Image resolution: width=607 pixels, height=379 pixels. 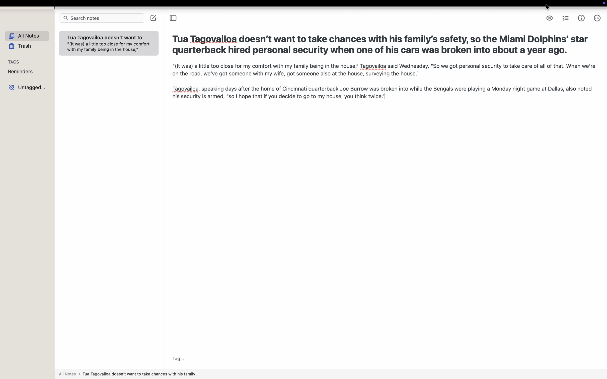 What do you see at coordinates (131, 374) in the screenshot?
I see `all notes` at bounding box center [131, 374].